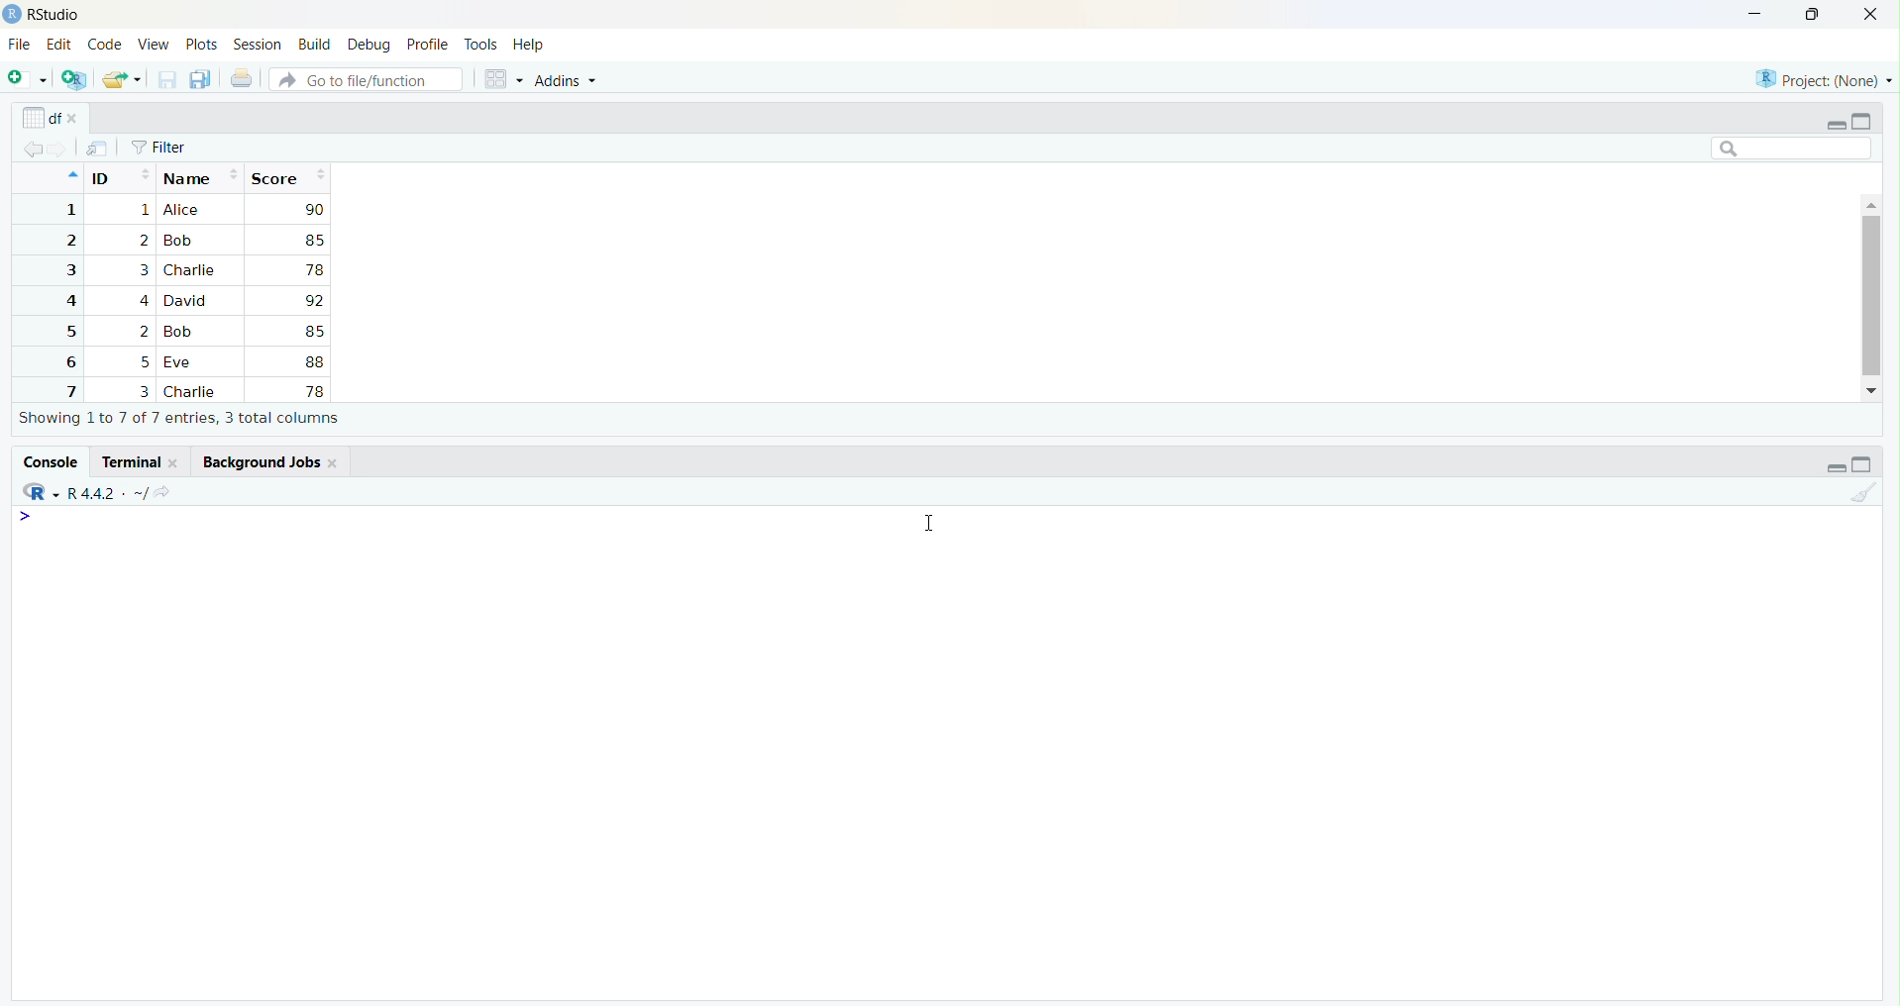  What do you see at coordinates (68, 332) in the screenshot?
I see `5` at bounding box center [68, 332].